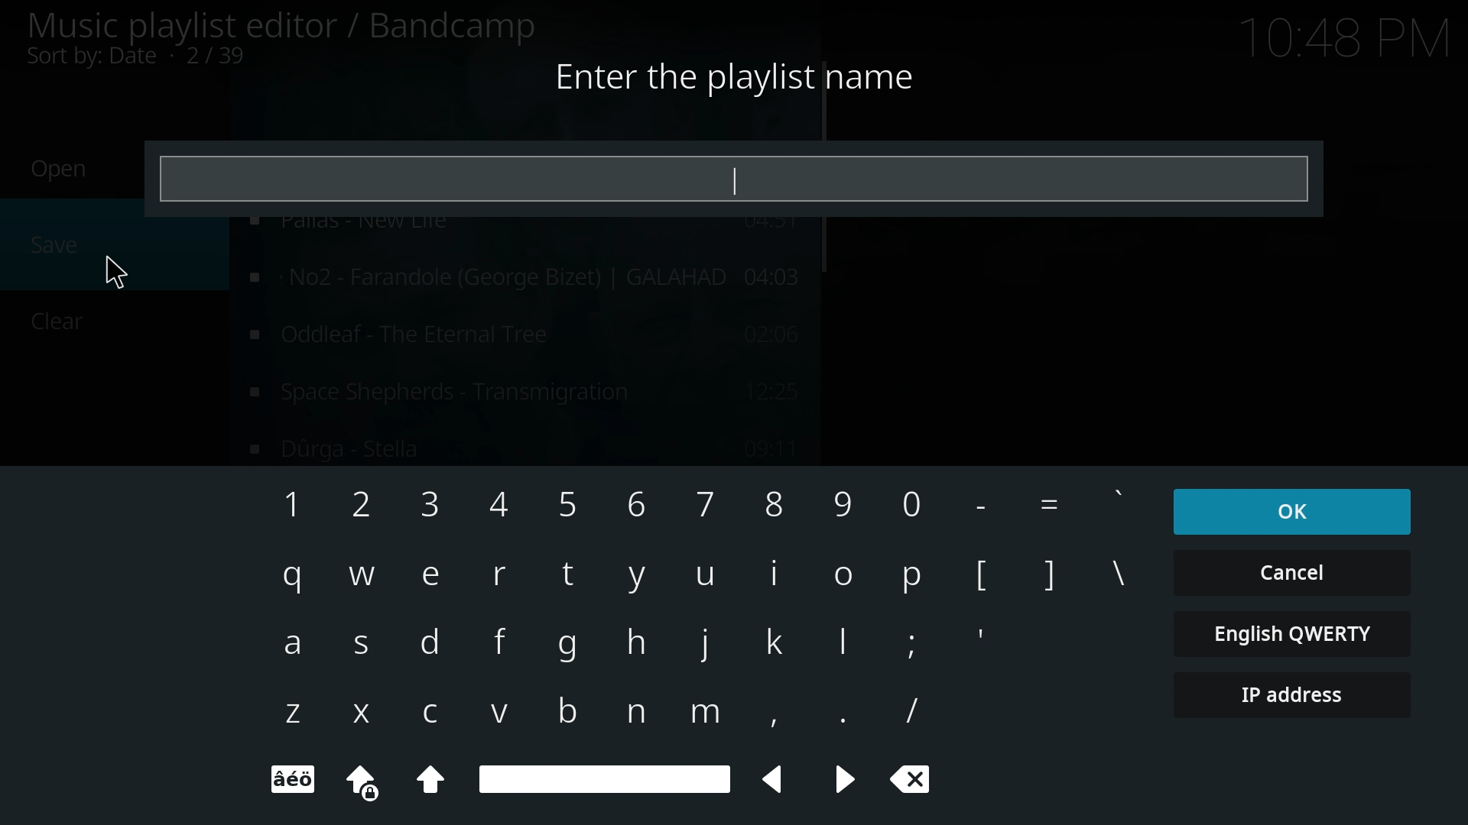  What do you see at coordinates (736, 180) in the screenshot?
I see `input` at bounding box center [736, 180].